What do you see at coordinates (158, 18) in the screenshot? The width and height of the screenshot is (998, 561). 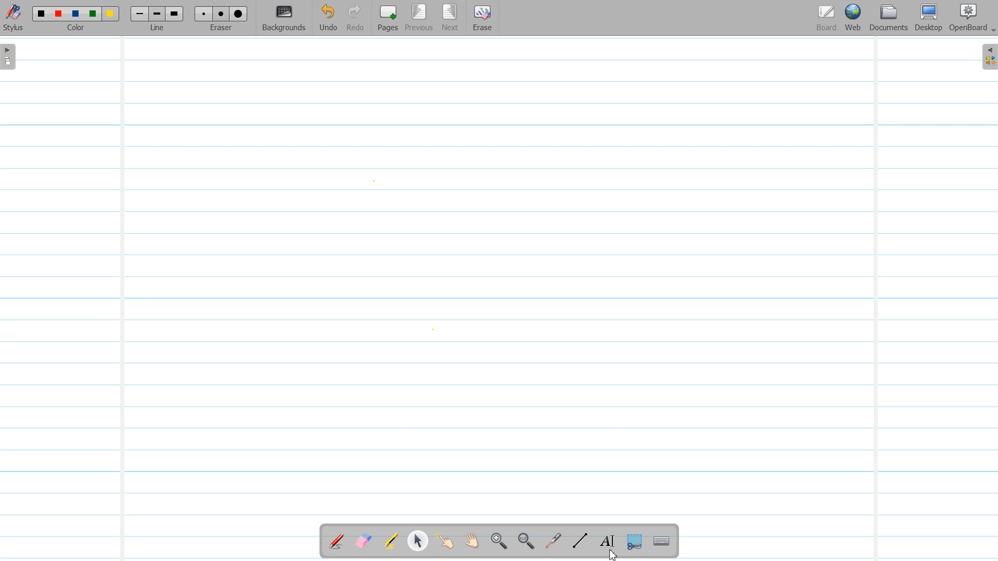 I see `Line` at bounding box center [158, 18].